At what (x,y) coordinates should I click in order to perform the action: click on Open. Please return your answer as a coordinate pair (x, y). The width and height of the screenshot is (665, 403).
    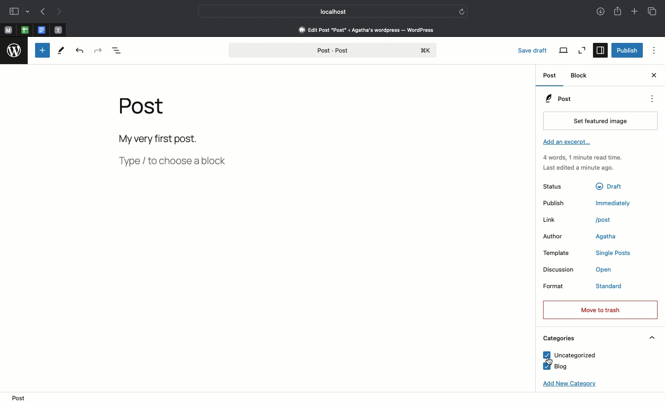
    Looking at the image, I should click on (609, 271).